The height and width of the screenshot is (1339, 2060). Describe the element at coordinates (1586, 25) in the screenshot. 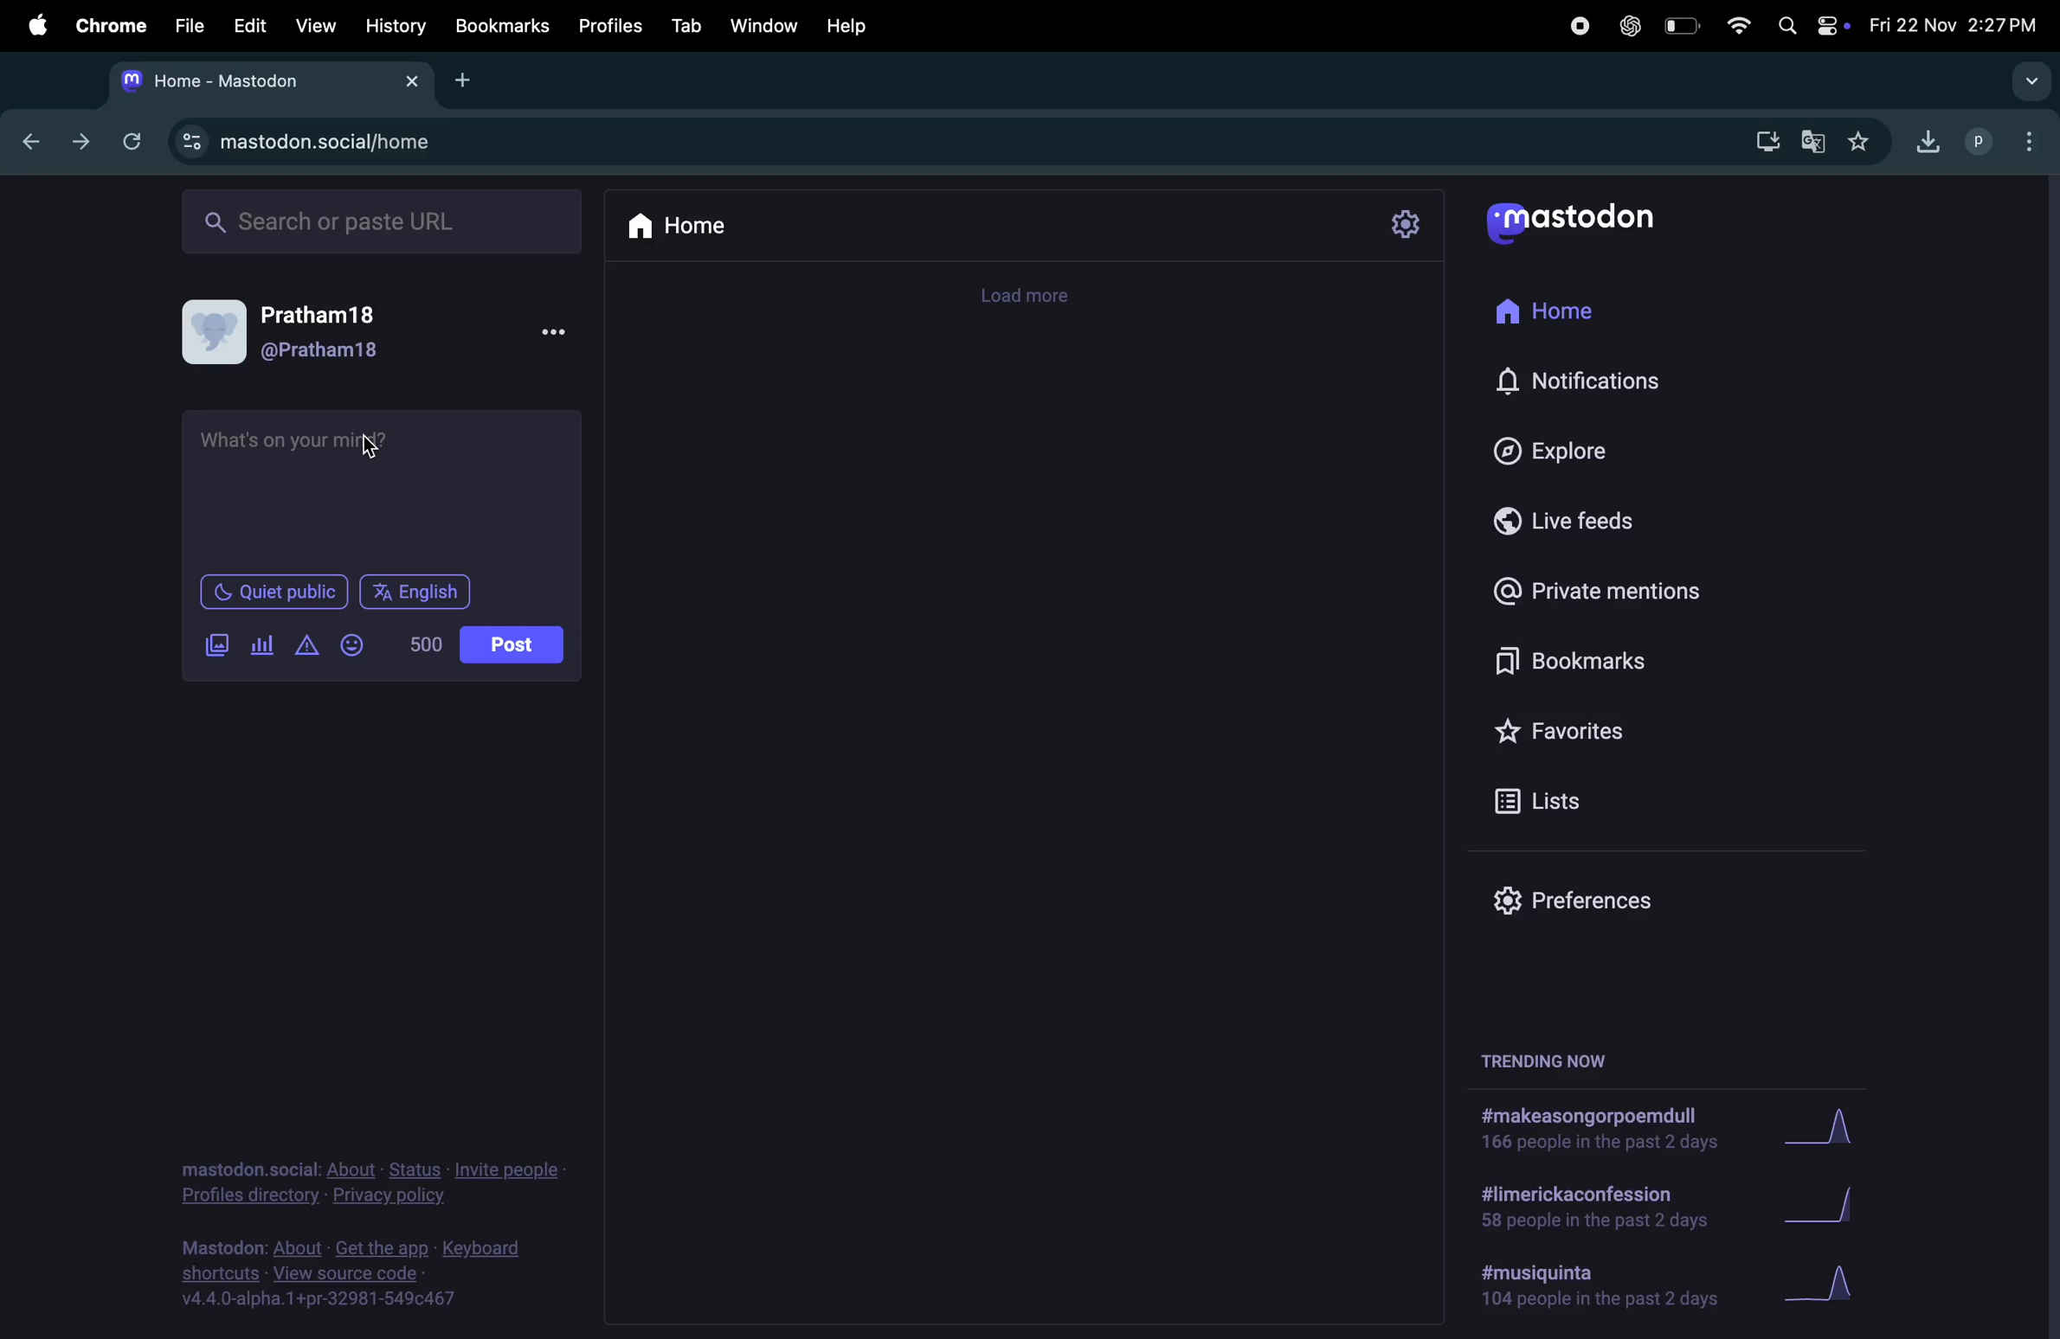

I see `record` at that location.